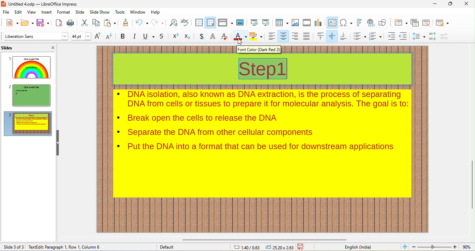  Describe the element at coordinates (434, 37) in the screenshot. I see `increase paragraph spacing` at that location.